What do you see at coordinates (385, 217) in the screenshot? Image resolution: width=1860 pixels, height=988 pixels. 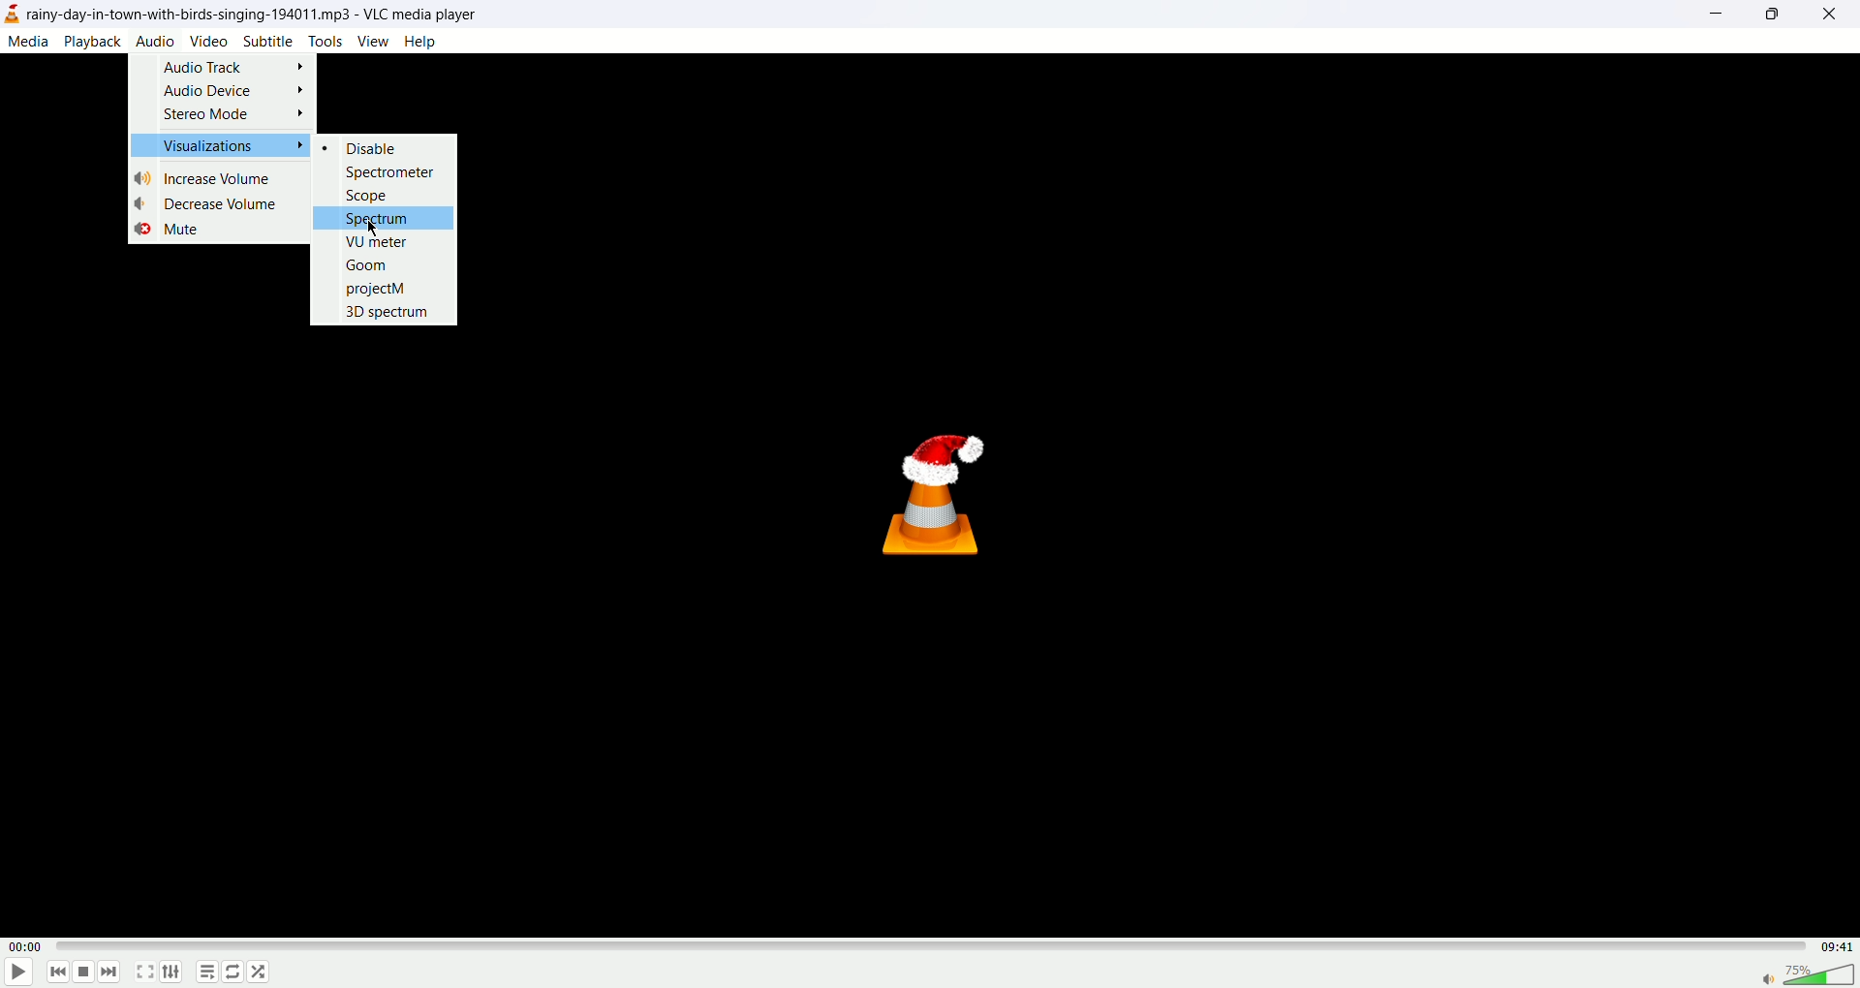 I see `spectrum` at bounding box center [385, 217].